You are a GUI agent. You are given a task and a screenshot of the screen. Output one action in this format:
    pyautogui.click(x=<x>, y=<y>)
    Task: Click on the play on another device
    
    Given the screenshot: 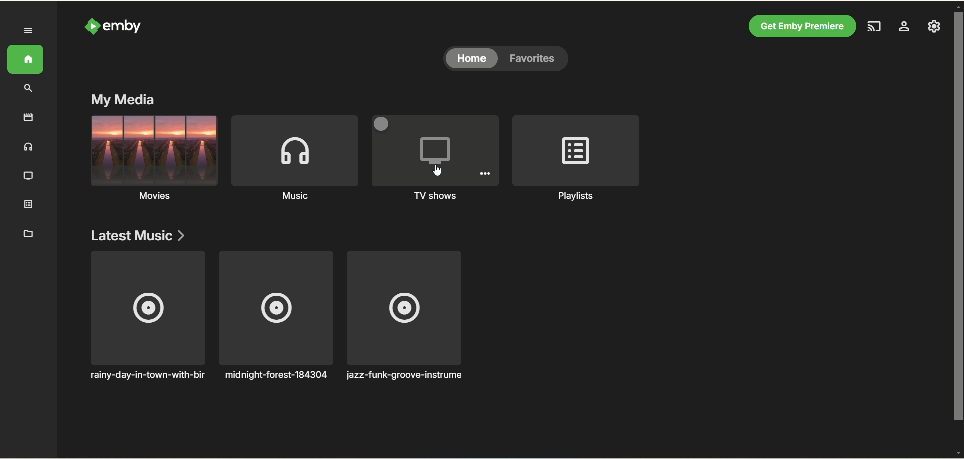 What is the action you would take?
    pyautogui.click(x=873, y=26)
    